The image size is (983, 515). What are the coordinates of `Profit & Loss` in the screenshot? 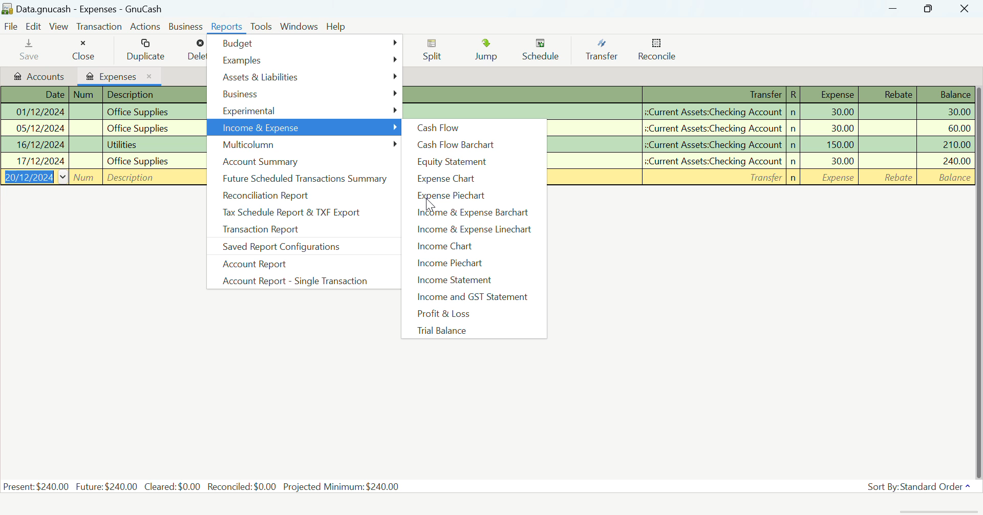 It's located at (473, 313).